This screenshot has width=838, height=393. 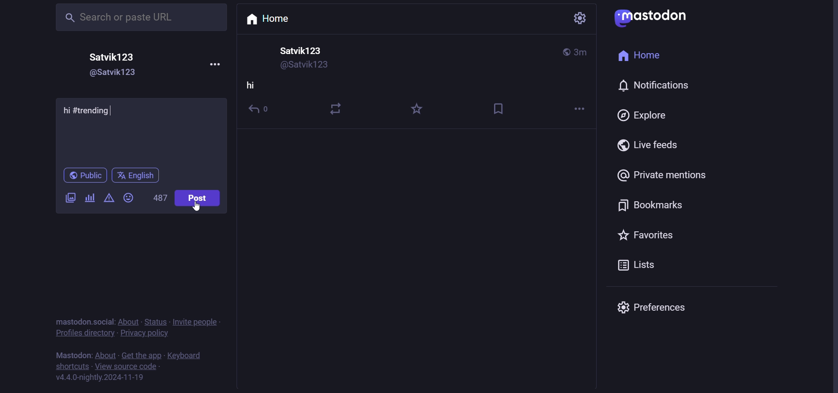 I want to click on user id, so click(x=111, y=75).